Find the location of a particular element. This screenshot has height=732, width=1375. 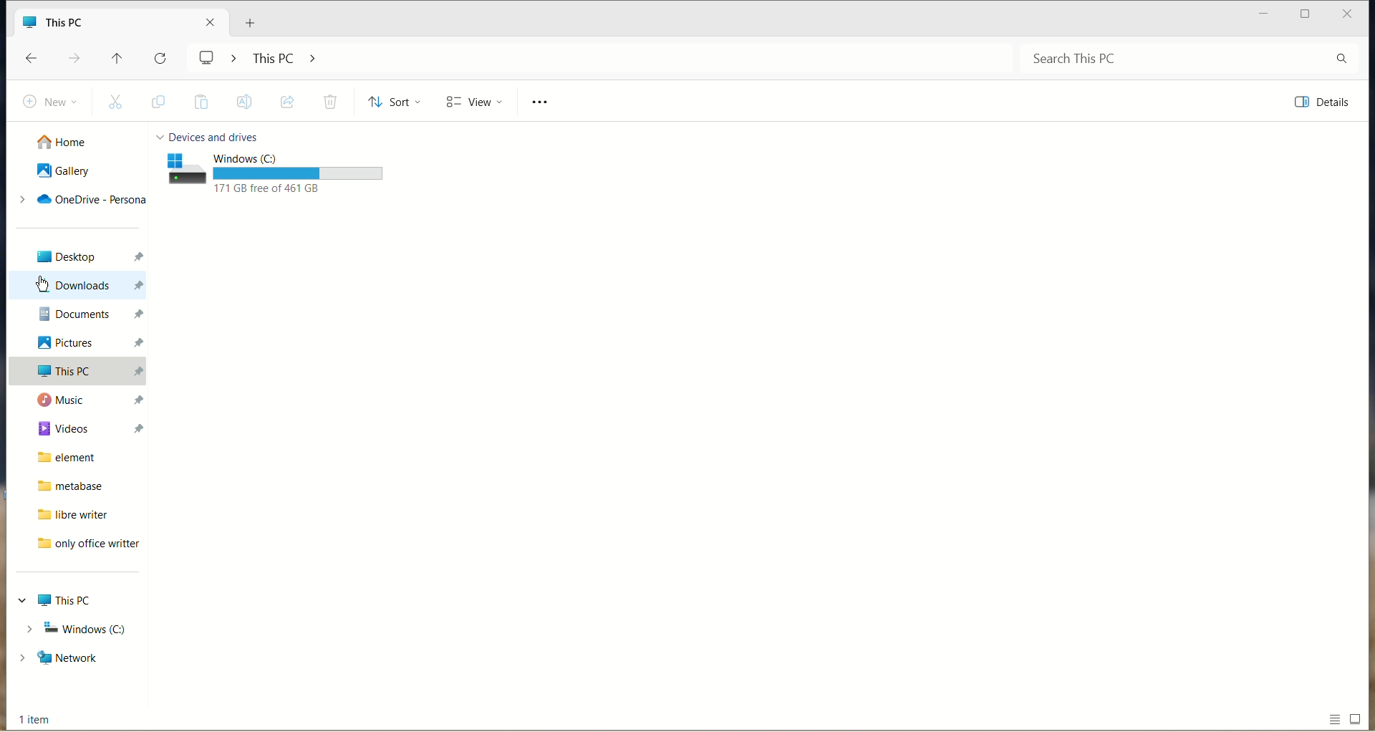

onedrive is located at coordinates (82, 201).